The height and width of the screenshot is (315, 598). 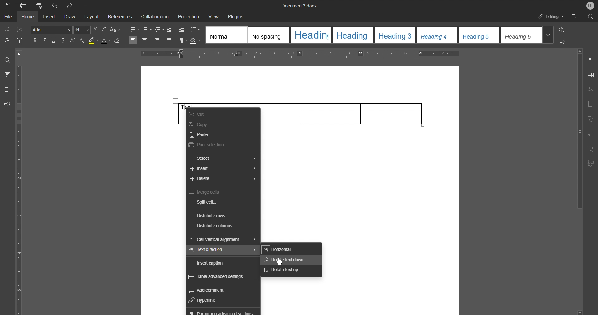 I want to click on Text Art, so click(x=591, y=148).